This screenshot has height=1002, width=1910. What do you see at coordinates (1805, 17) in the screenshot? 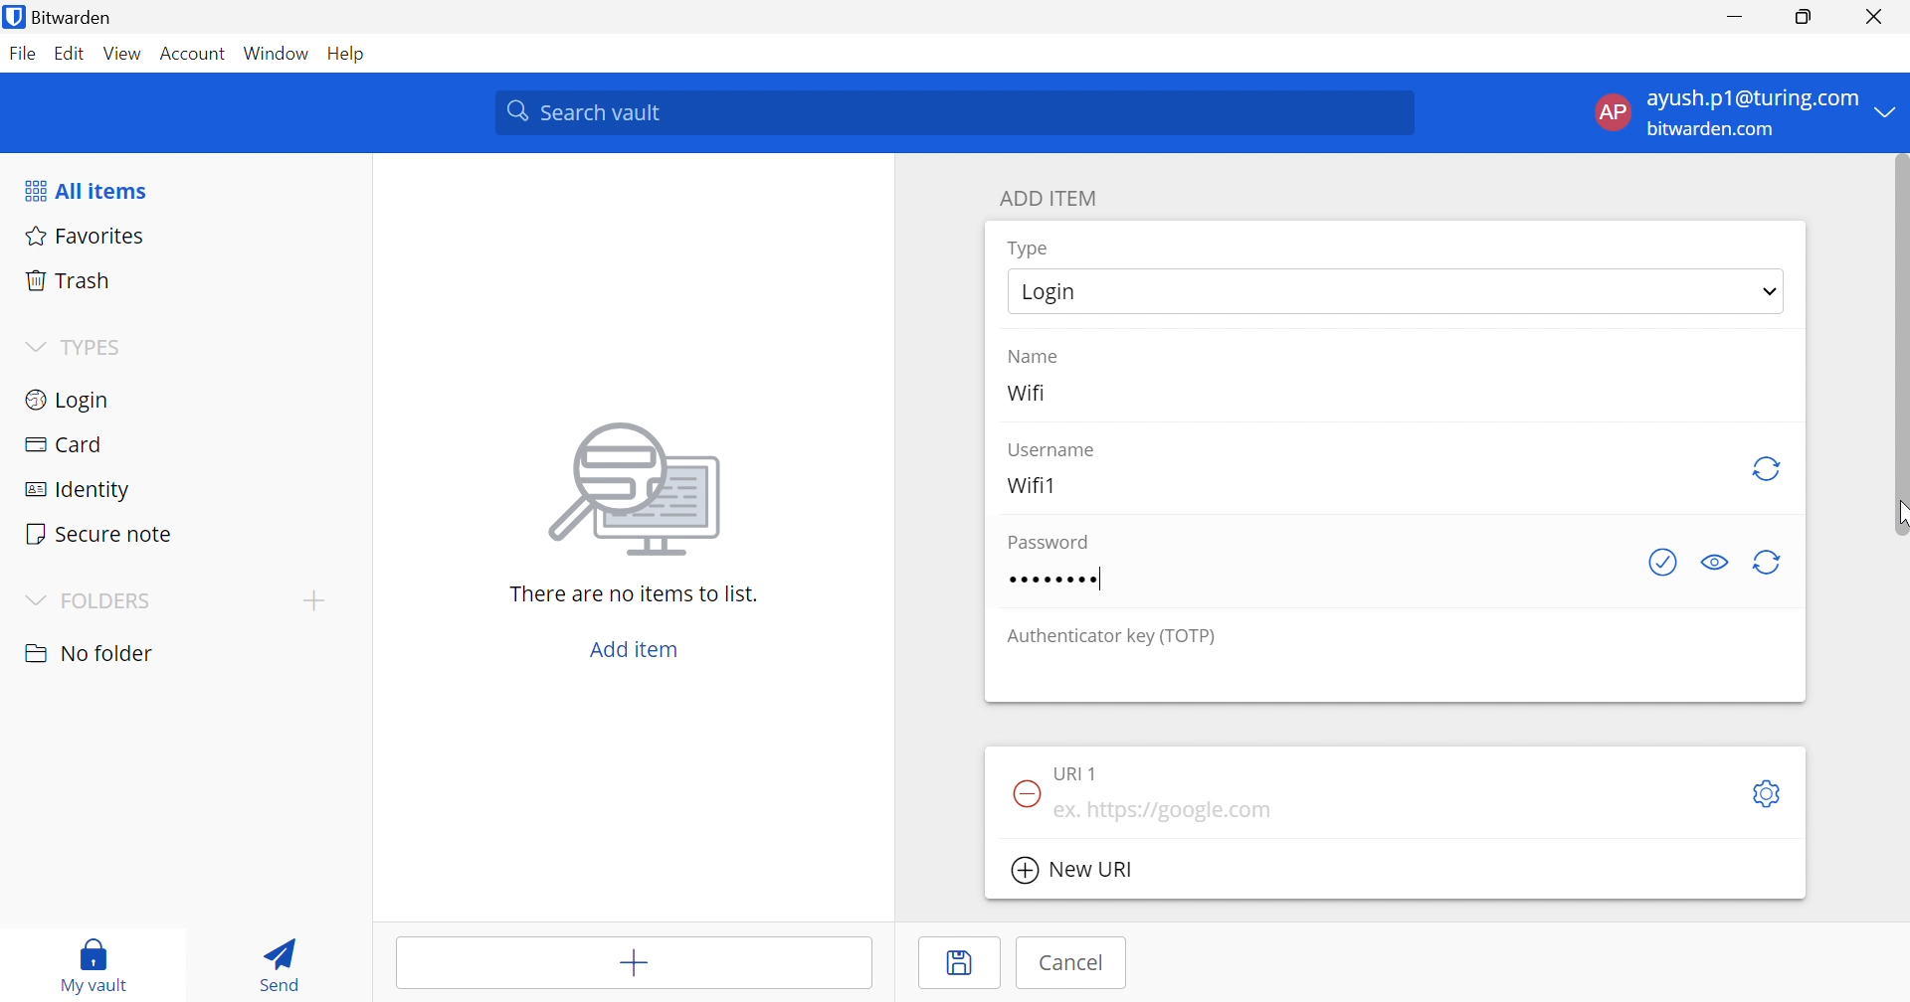
I see `Restore Down` at bounding box center [1805, 17].